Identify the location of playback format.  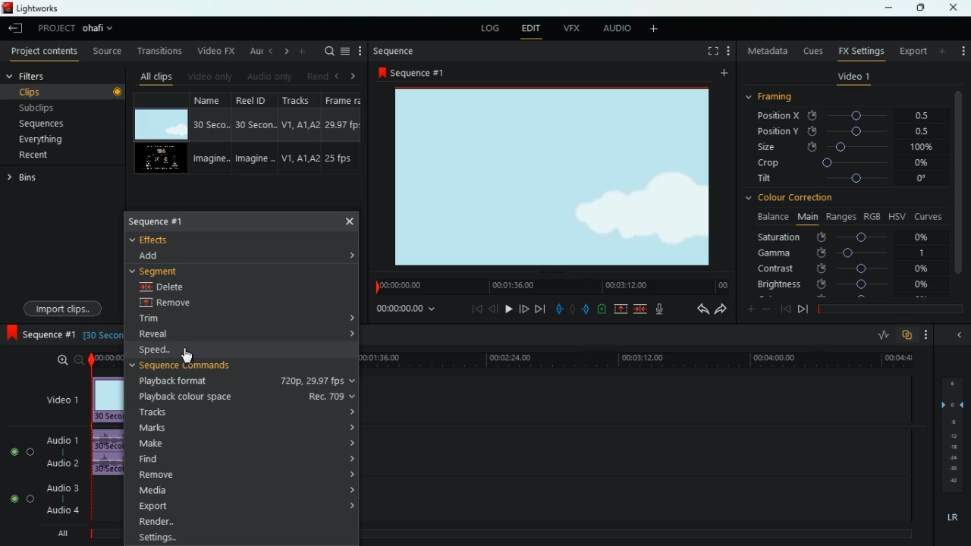
(249, 381).